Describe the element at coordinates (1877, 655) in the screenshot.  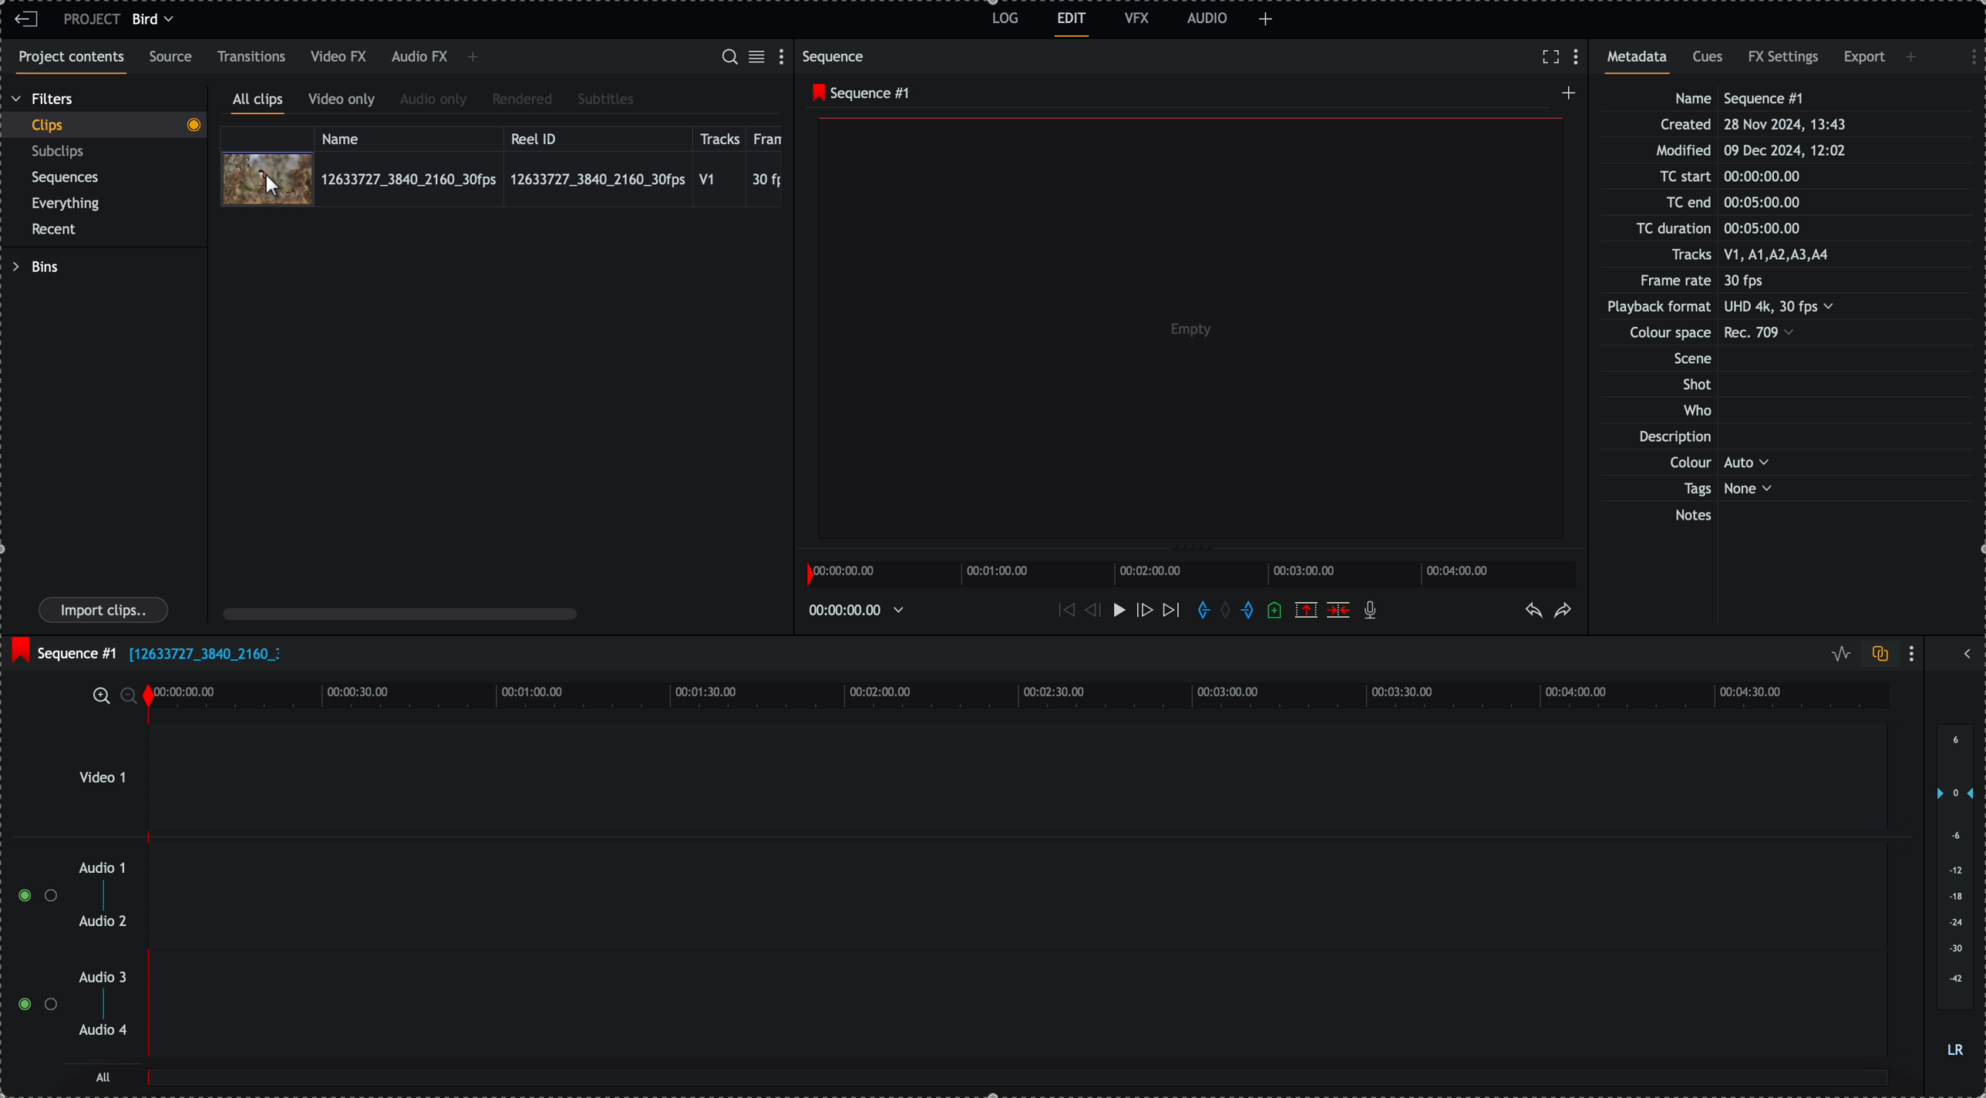
I see `toggle auto track sync` at that location.